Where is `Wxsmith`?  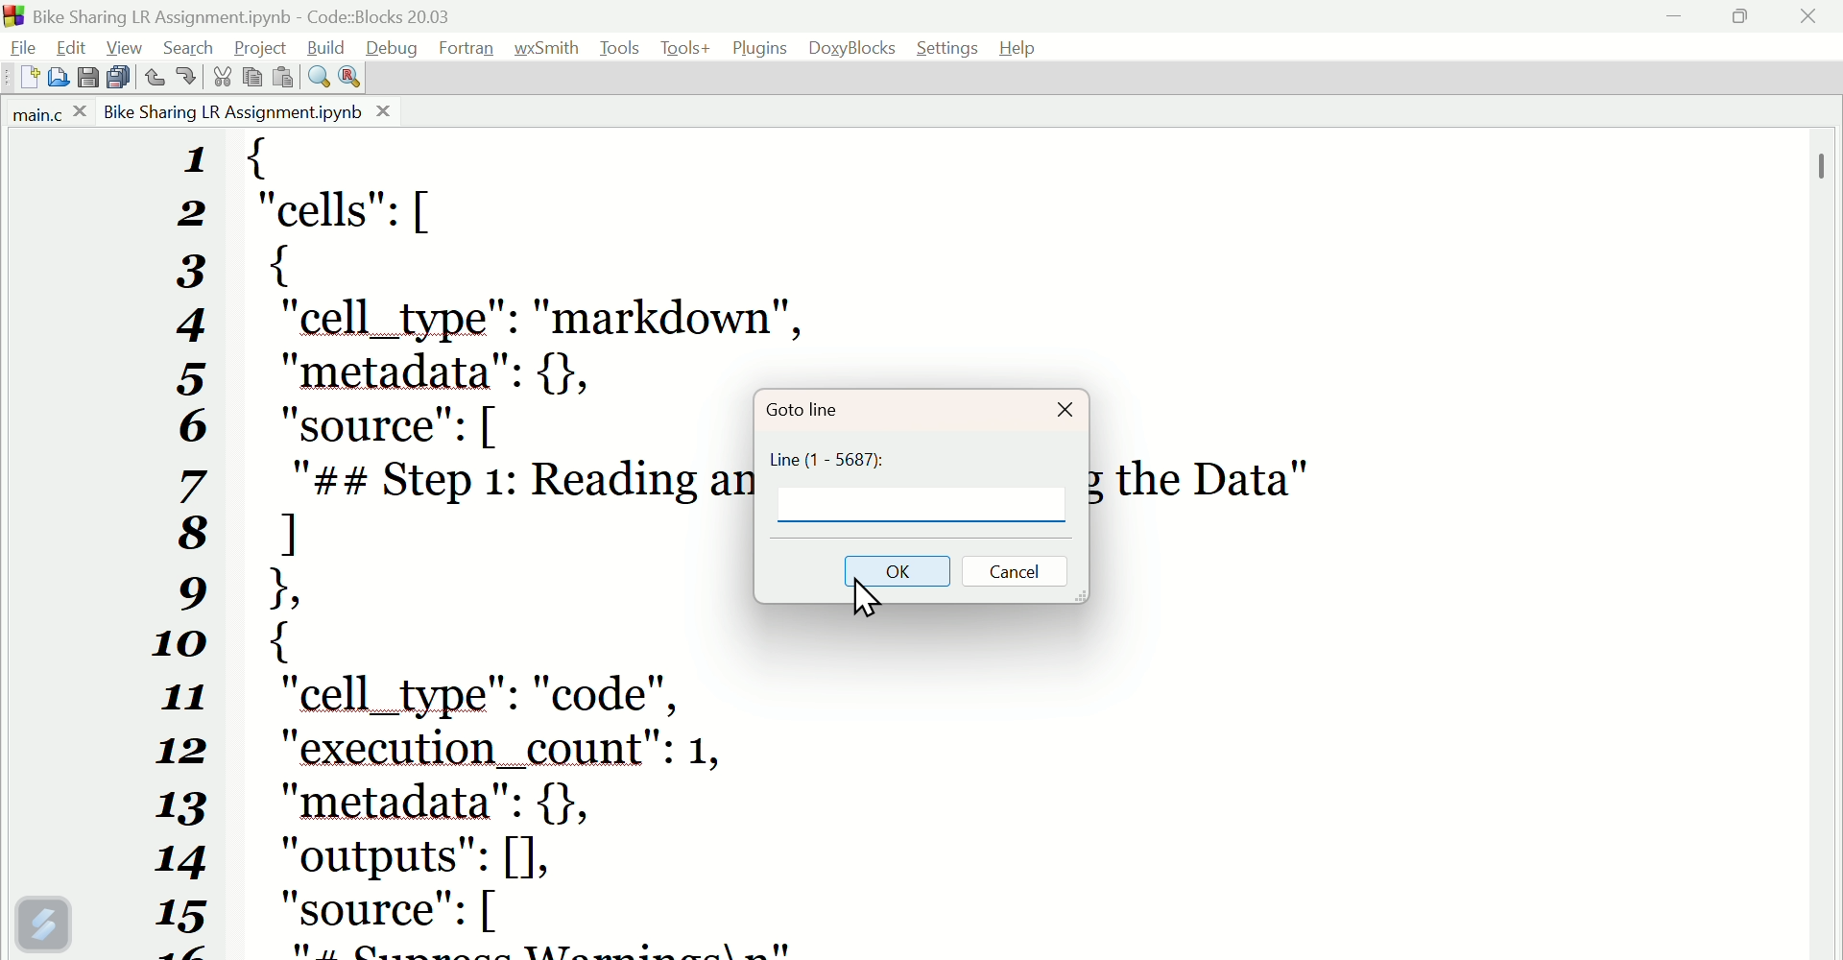 Wxsmith is located at coordinates (547, 47).